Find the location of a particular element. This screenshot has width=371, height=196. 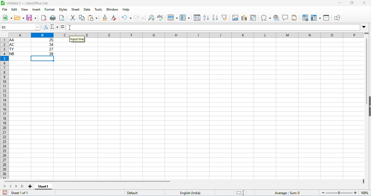

open is located at coordinates (20, 18).